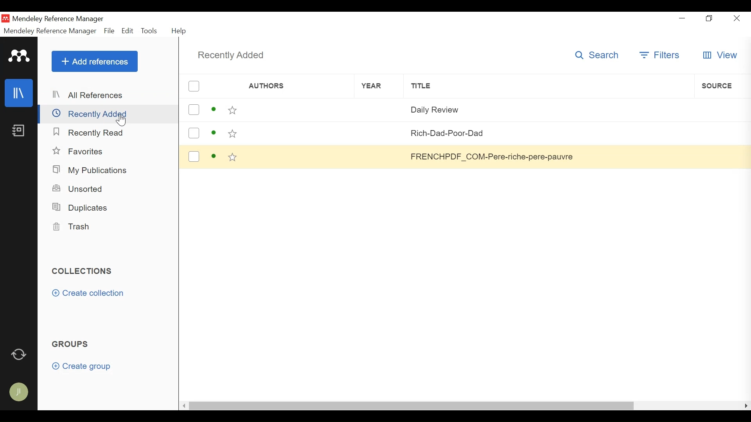 The image size is (751, 422). I want to click on Year, so click(369, 86).